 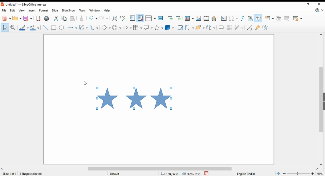 I want to click on master slide, so click(x=161, y=18).